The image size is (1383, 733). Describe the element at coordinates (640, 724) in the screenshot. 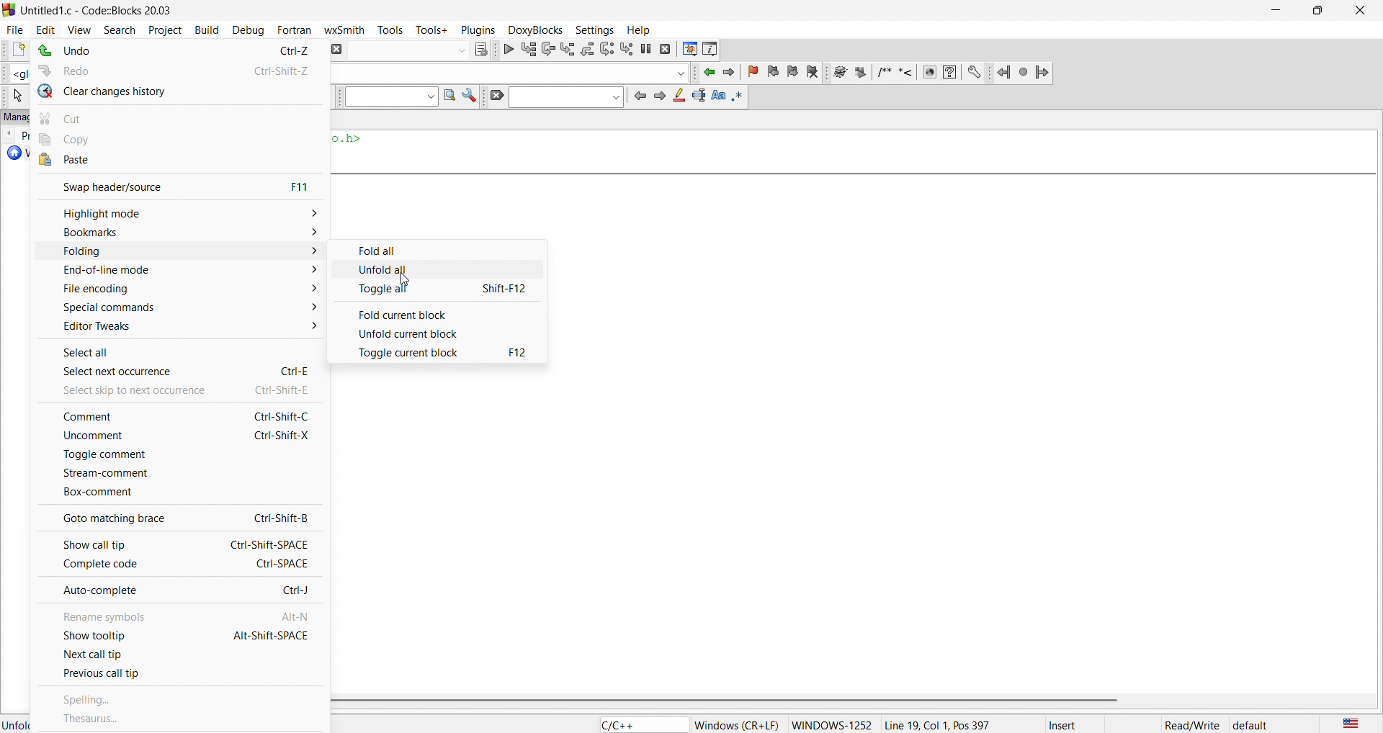

I see `language` at that location.